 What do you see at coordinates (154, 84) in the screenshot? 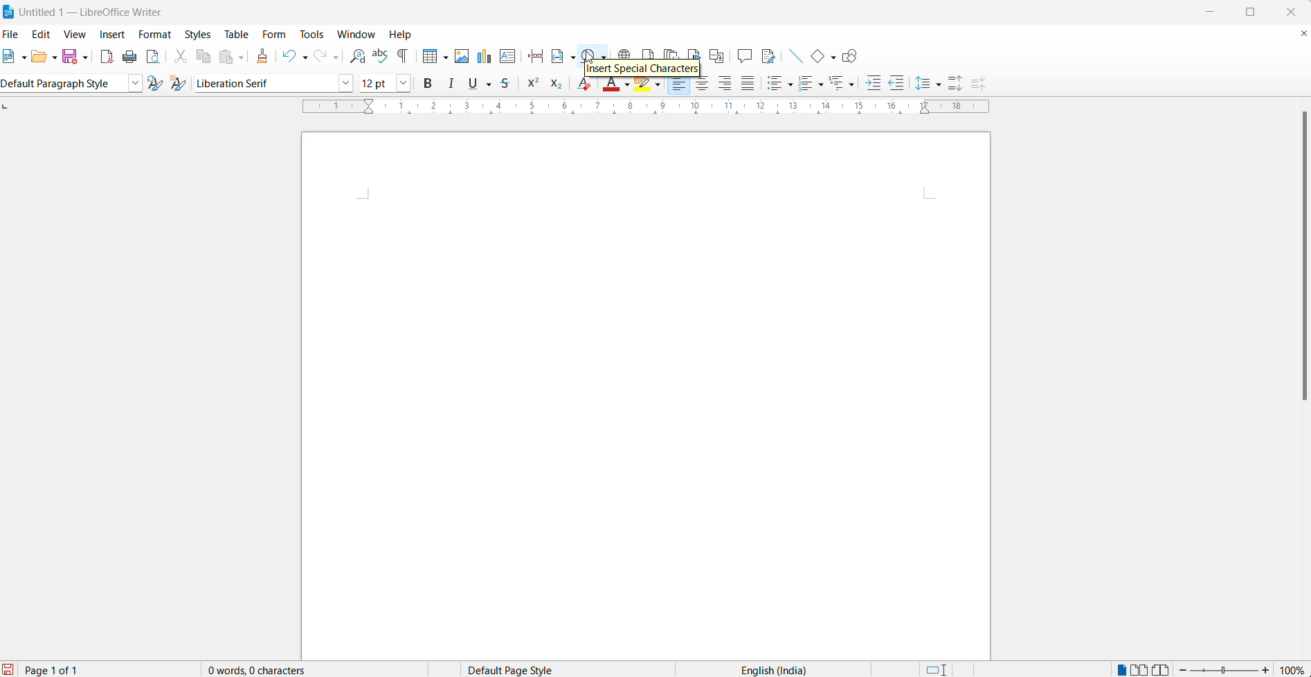
I see `update selected style` at bounding box center [154, 84].